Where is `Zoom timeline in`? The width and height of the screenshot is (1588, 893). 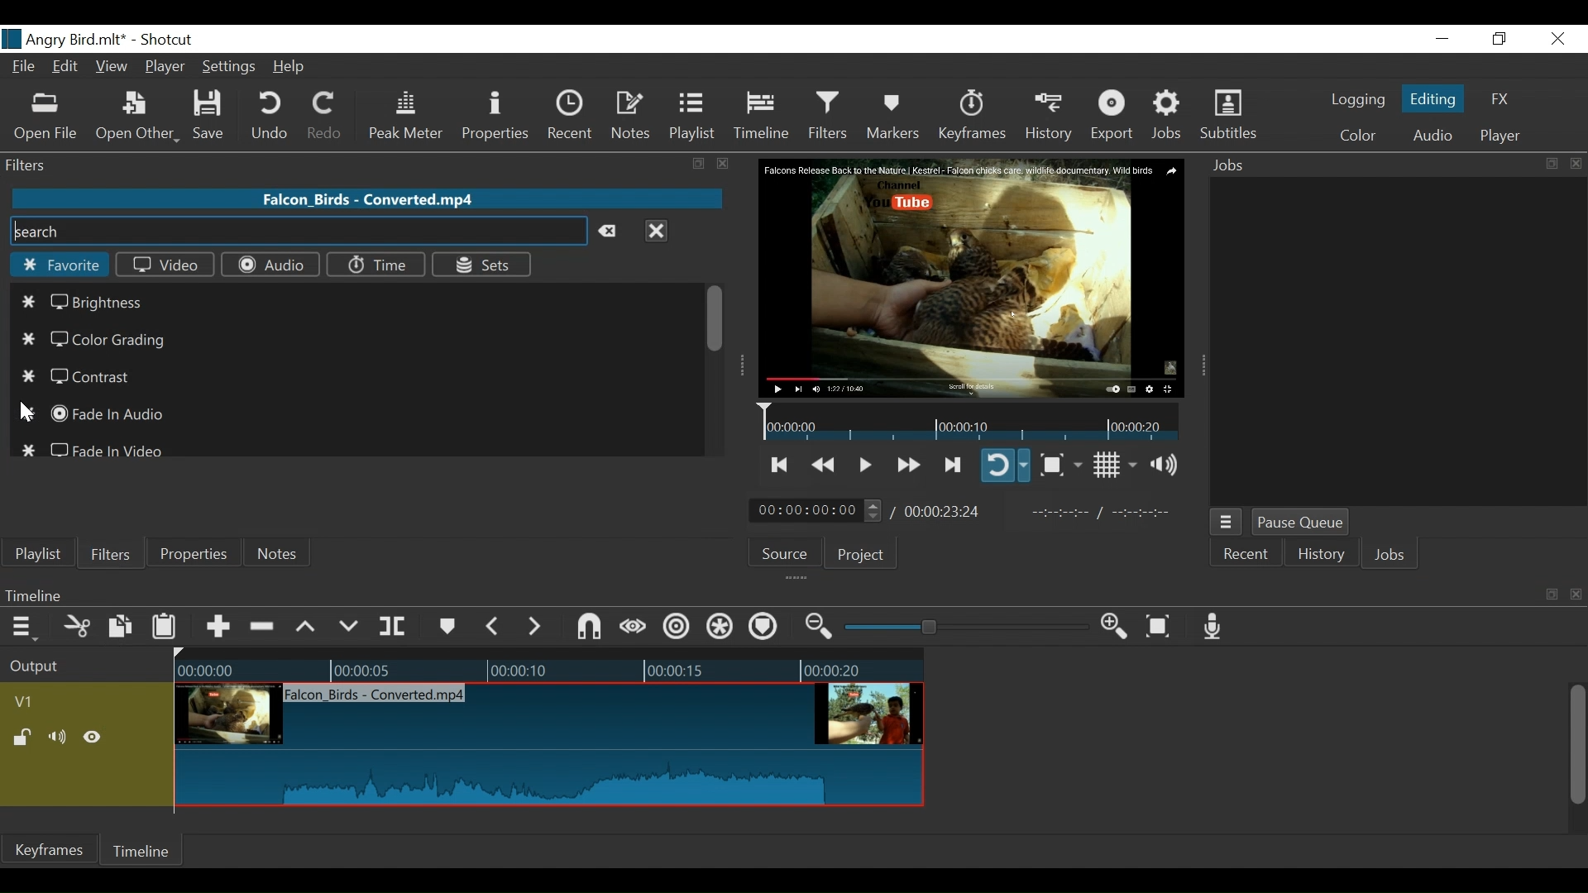
Zoom timeline in is located at coordinates (1119, 628).